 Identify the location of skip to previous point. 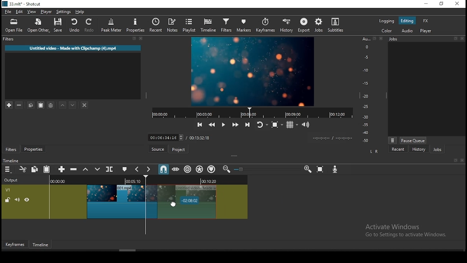
(199, 125).